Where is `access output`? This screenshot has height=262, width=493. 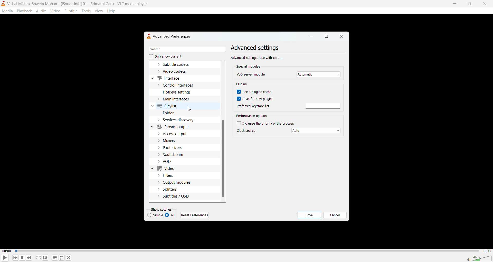 access output is located at coordinates (175, 134).